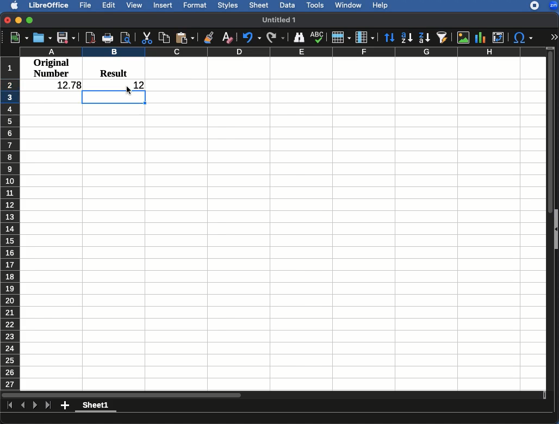  Describe the element at coordinates (498, 38) in the screenshot. I see `Pivot table` at that location.